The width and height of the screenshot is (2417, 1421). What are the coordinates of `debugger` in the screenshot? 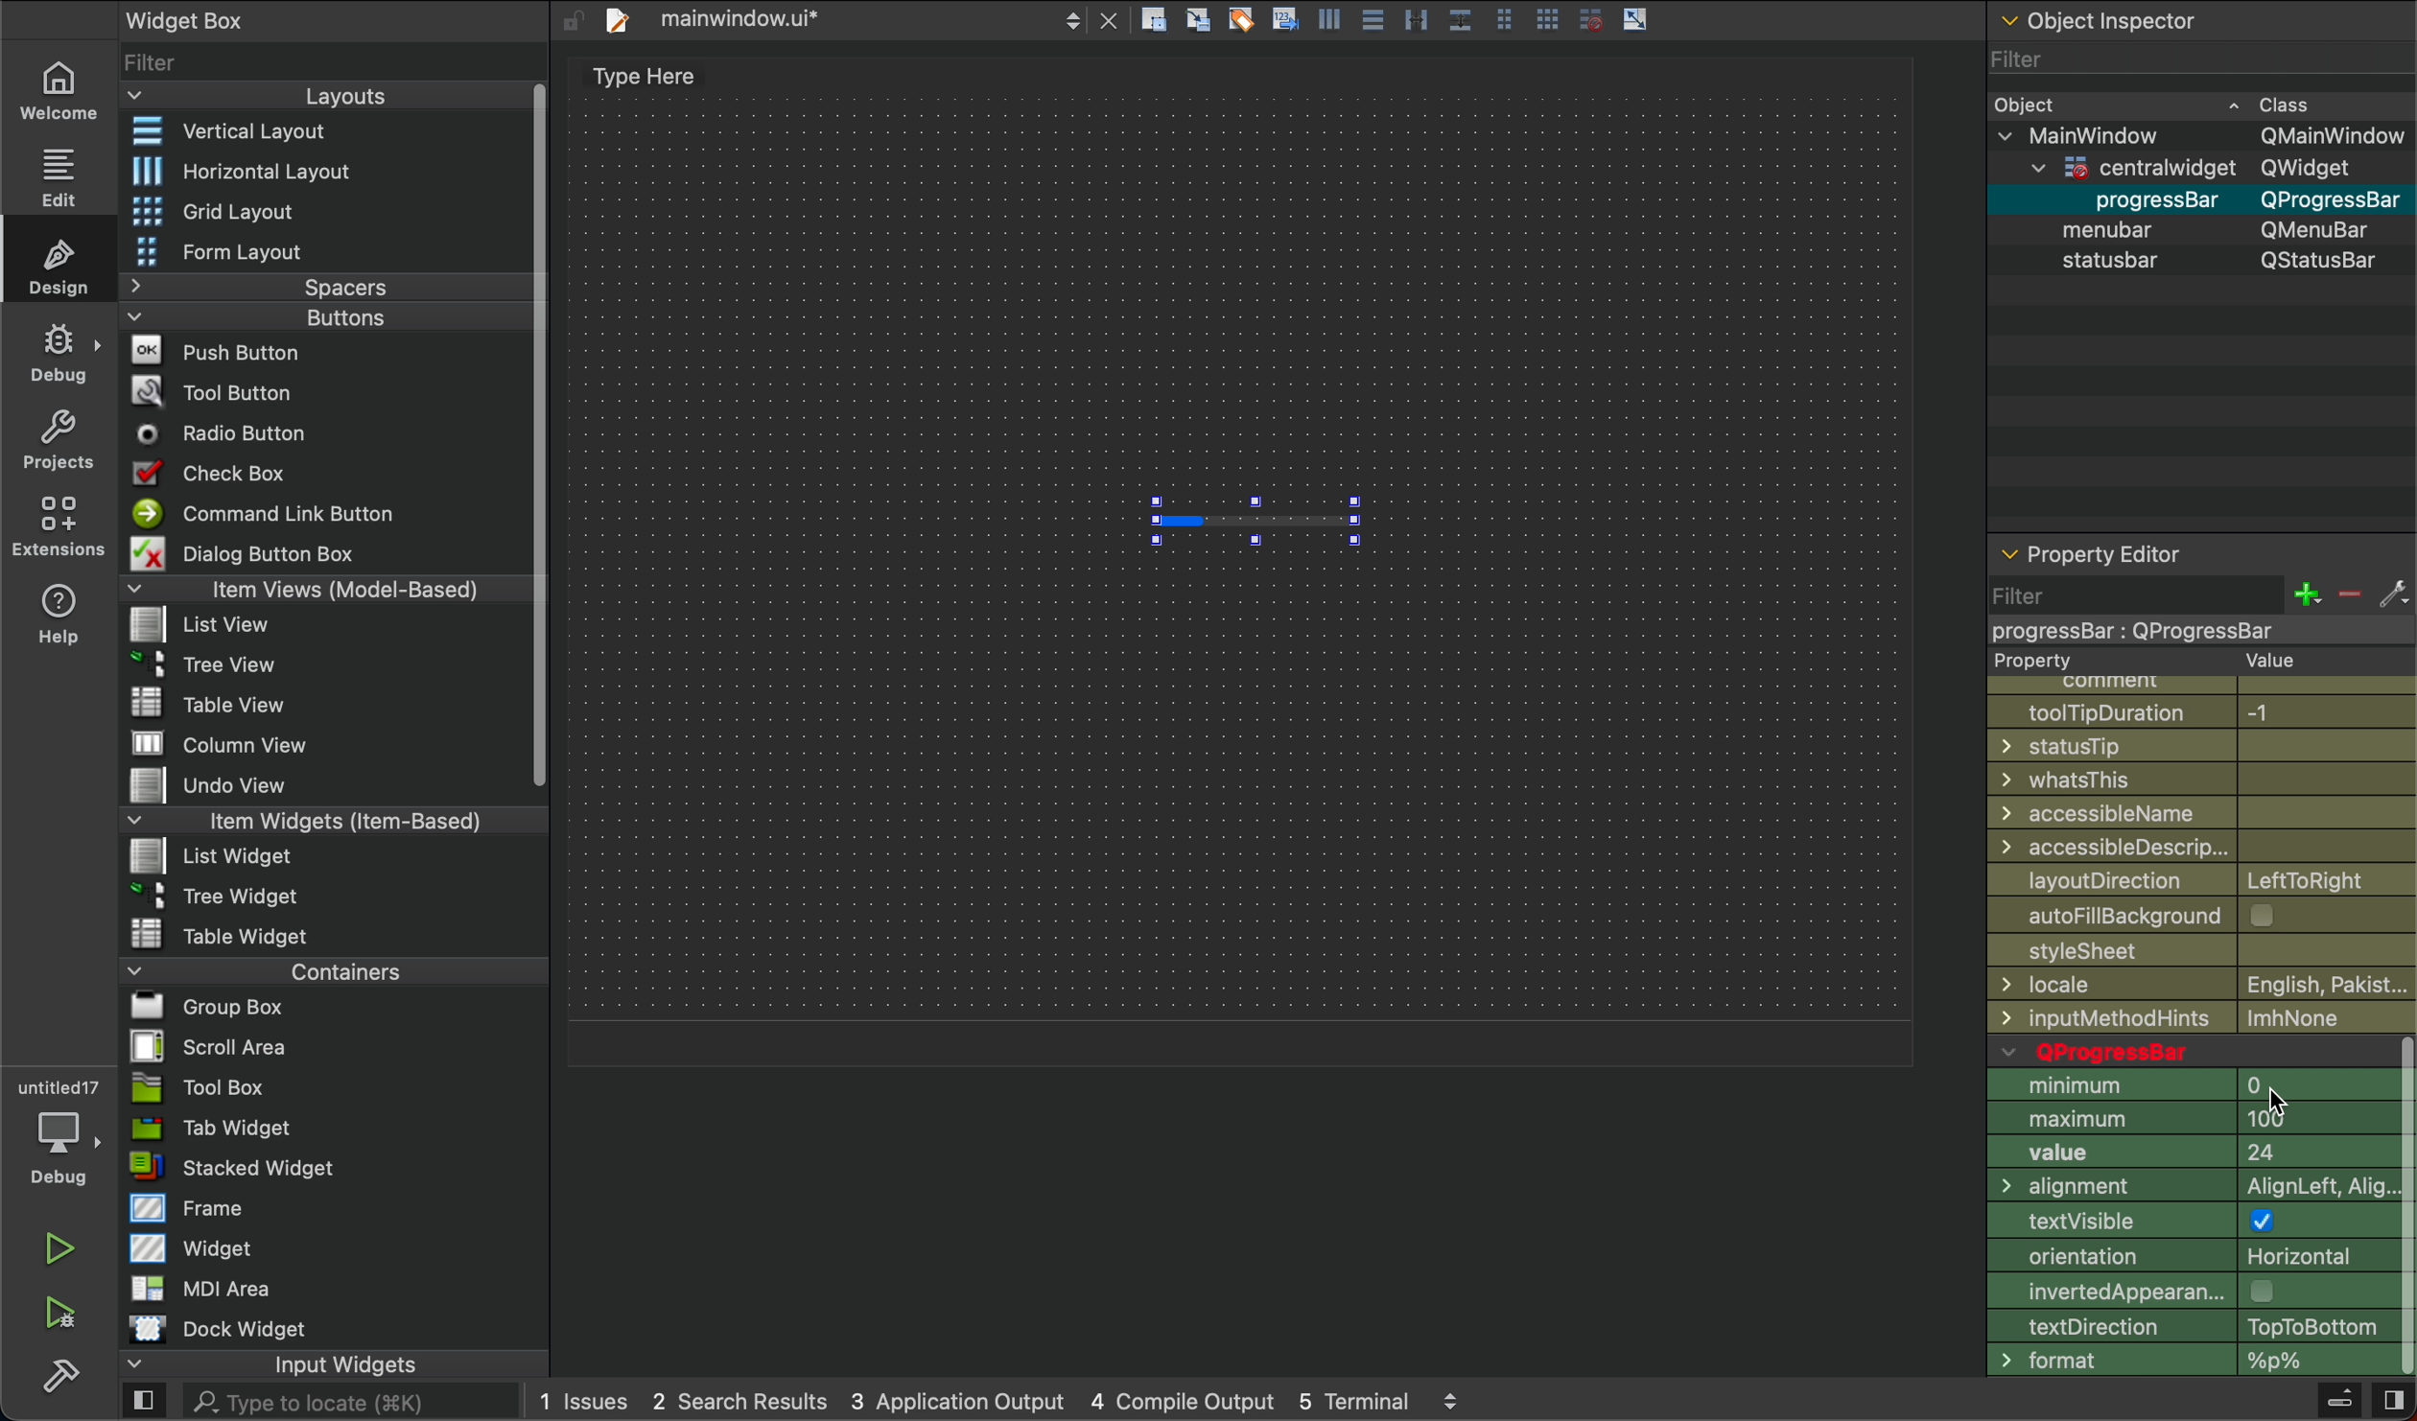 It's located at (58, 1129).